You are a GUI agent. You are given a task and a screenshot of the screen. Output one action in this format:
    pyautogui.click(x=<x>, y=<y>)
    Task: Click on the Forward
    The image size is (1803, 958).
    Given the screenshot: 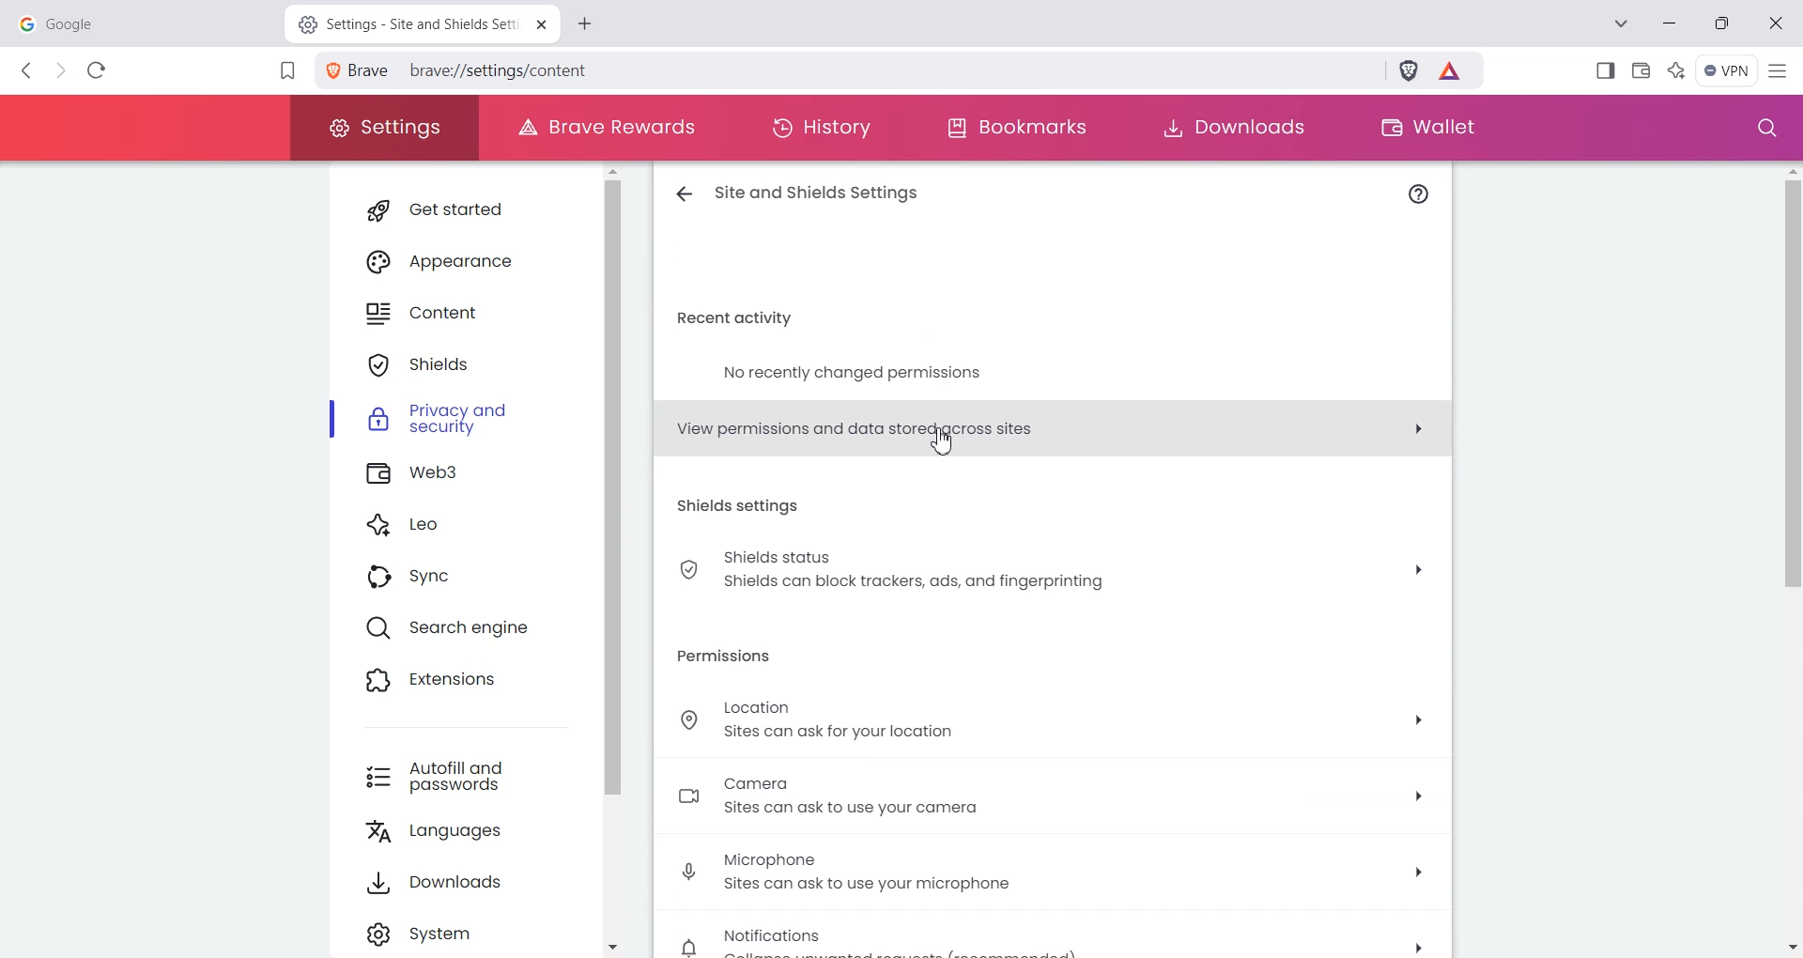 What is the action you would take?
    pyautogui.click(x=60, y=71)
    